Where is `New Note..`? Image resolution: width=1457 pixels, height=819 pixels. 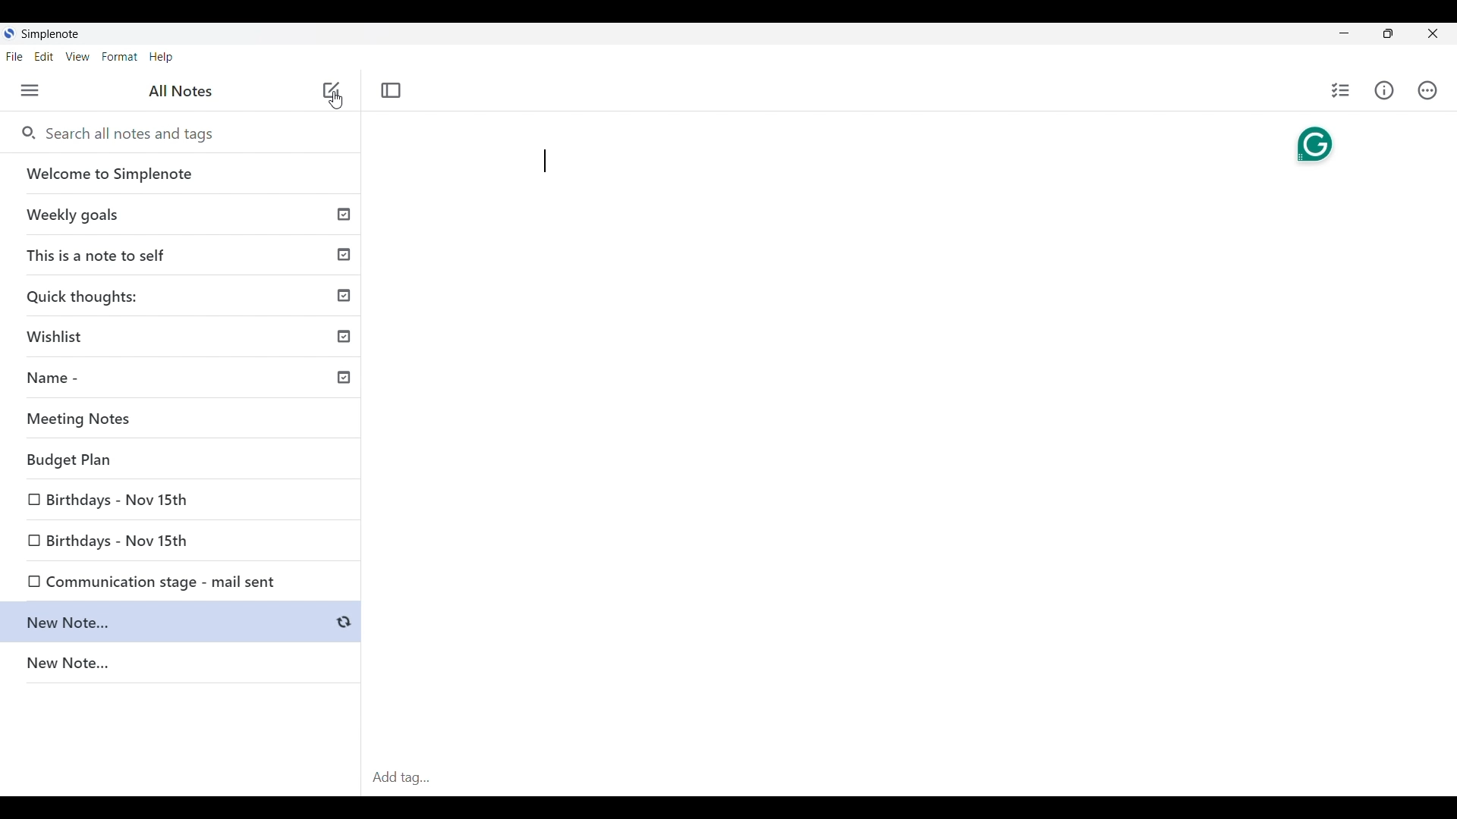
New Note.. is located at coordinates (166, 623).